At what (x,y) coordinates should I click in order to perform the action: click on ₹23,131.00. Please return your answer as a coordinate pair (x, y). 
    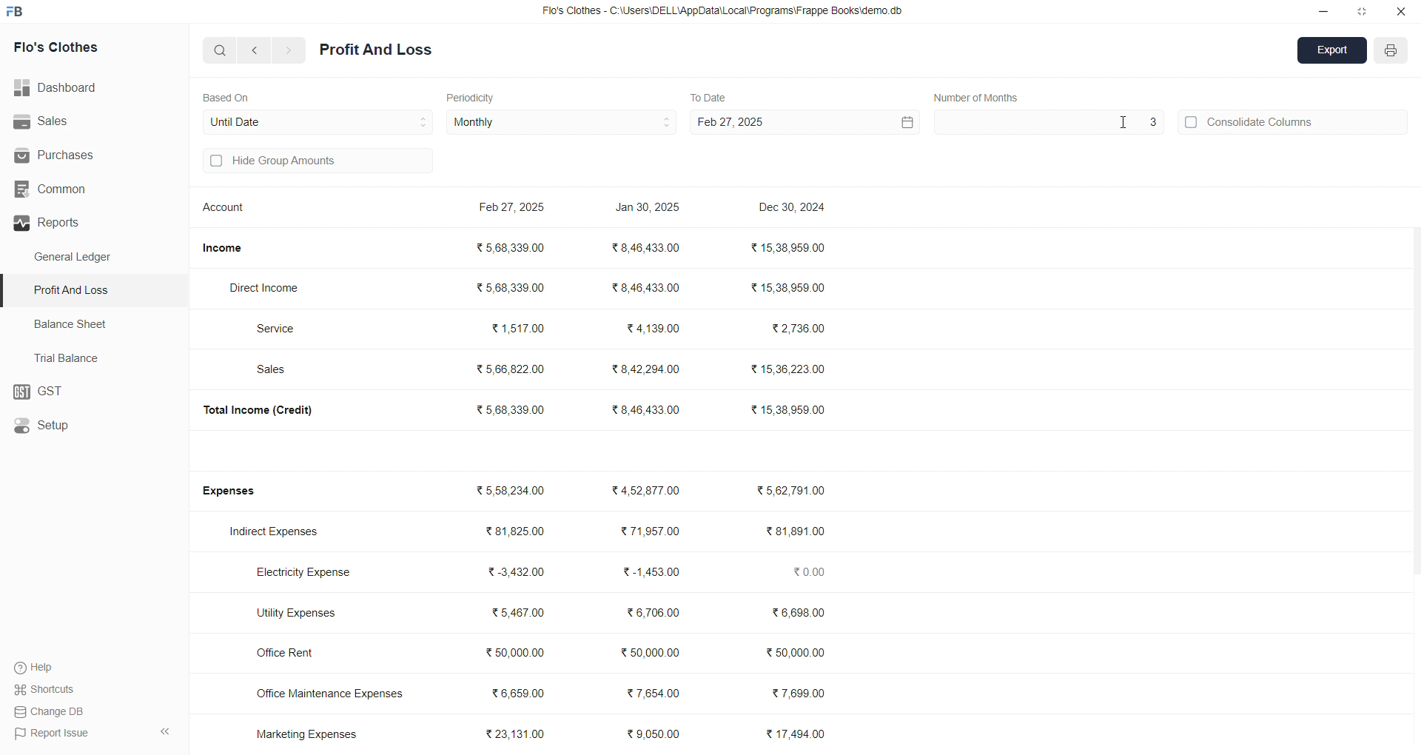
    Looking at the image, I should click on (519, 733).